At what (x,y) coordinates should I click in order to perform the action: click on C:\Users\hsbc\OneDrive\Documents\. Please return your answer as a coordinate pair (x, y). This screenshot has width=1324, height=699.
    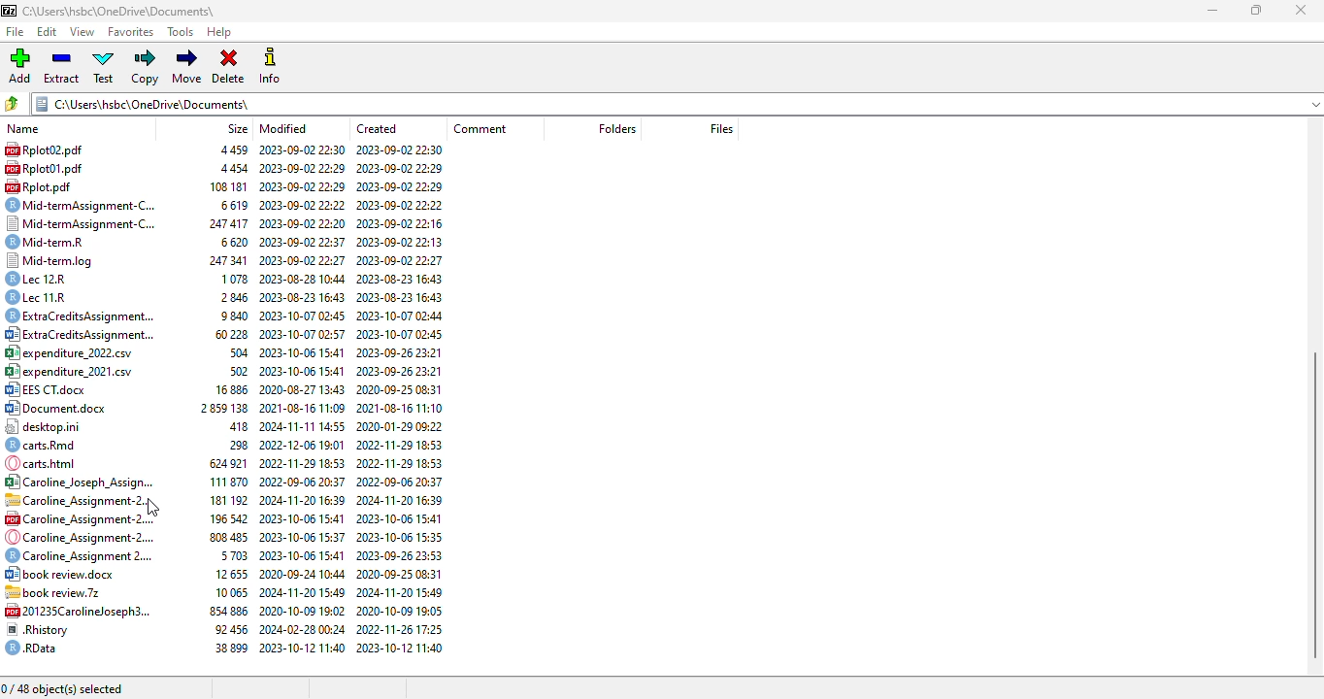
    Looking at the image, I should click on (678, 104).